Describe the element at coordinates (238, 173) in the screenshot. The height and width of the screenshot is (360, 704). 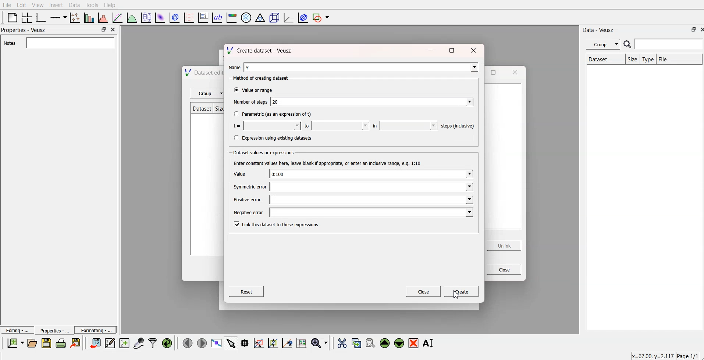
I see `Value` at that location.